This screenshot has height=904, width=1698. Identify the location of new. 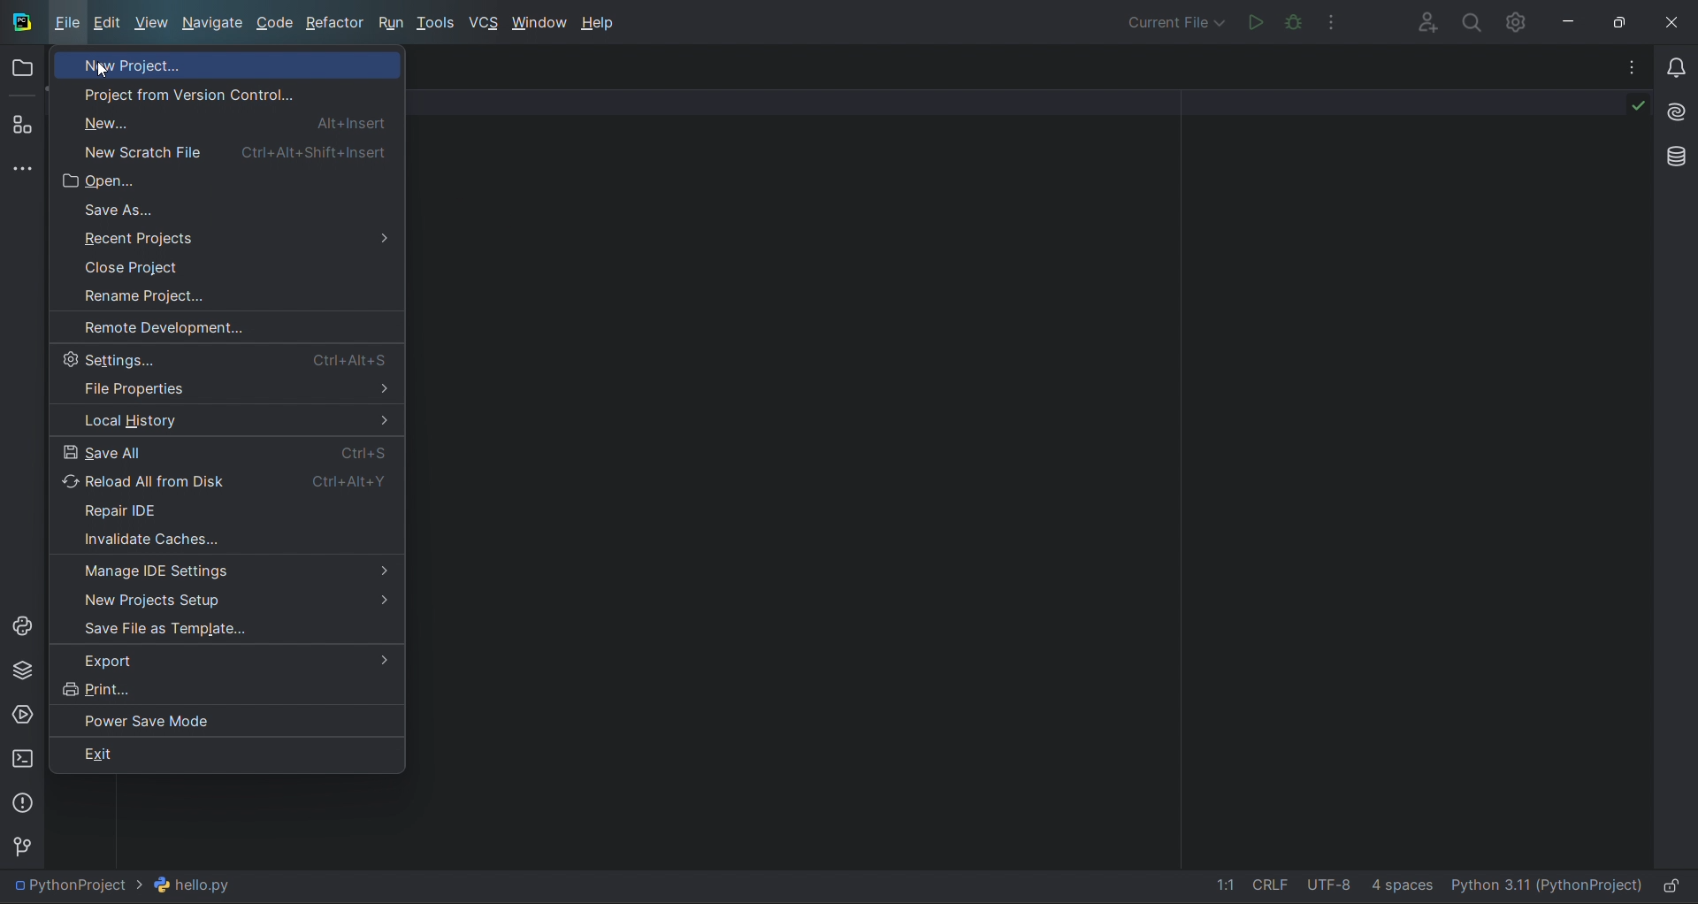
(227, 121).